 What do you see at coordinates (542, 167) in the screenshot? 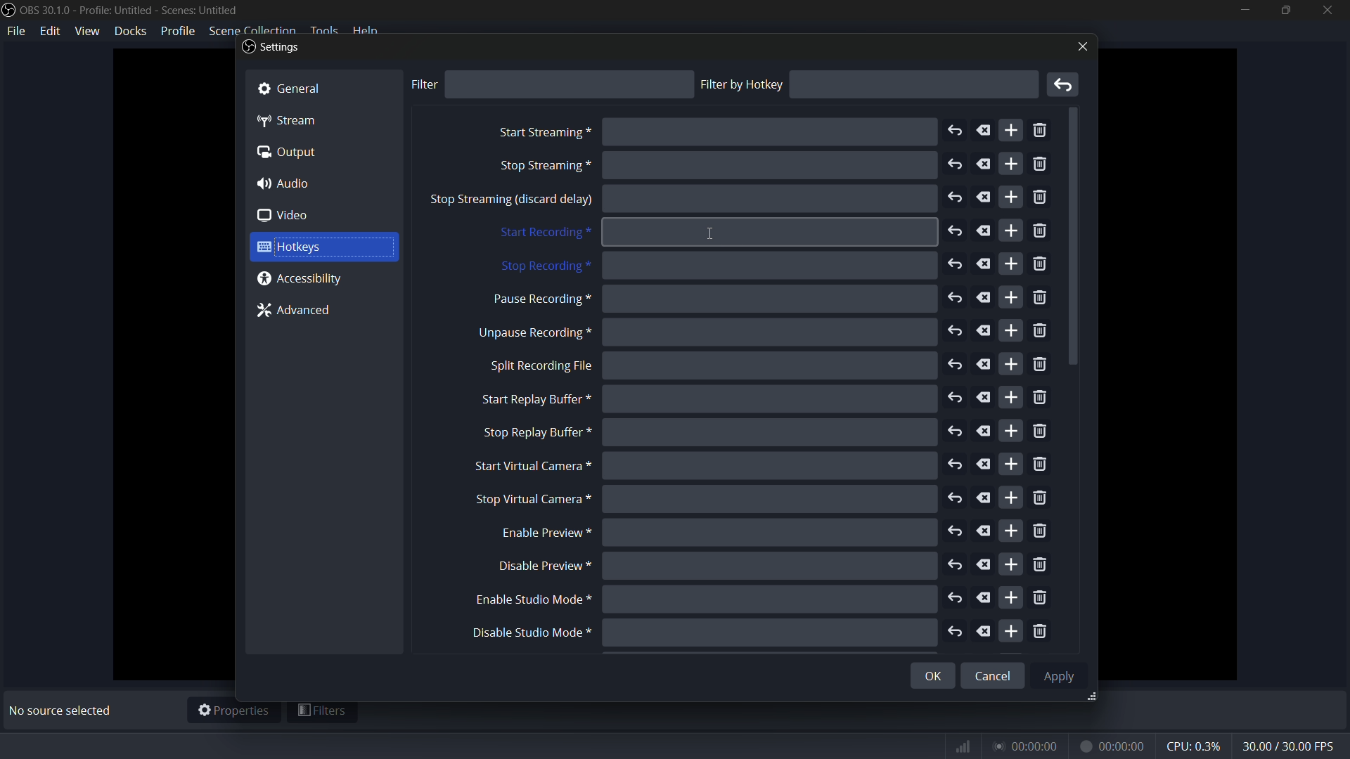
I see `stop screaming` at bounding box center [542, 167].